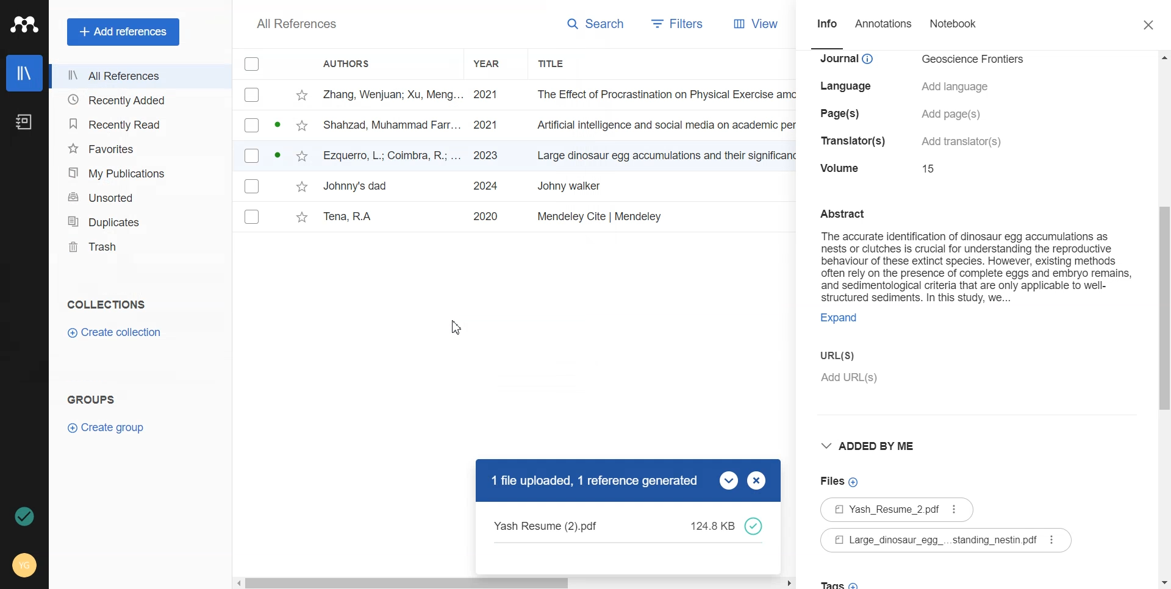  What do you see at coordinates (841, 114) in the screenshot?
I see `details` at bounding box center [841, 114].